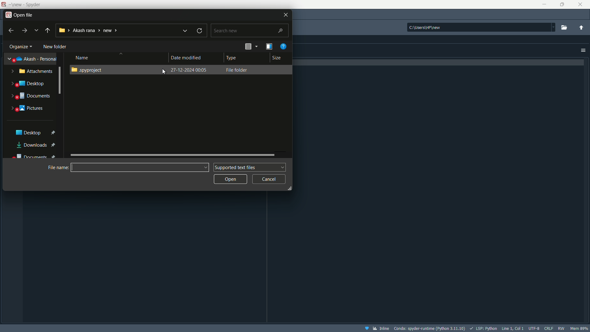  What do you see at coordinates (513, 328) in the screenshot?
I see `cursor position` at bounding box center [513, 328].